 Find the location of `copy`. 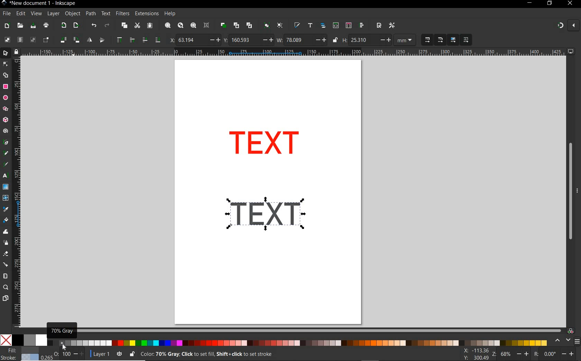

copy is located at coordinates (123, 26).